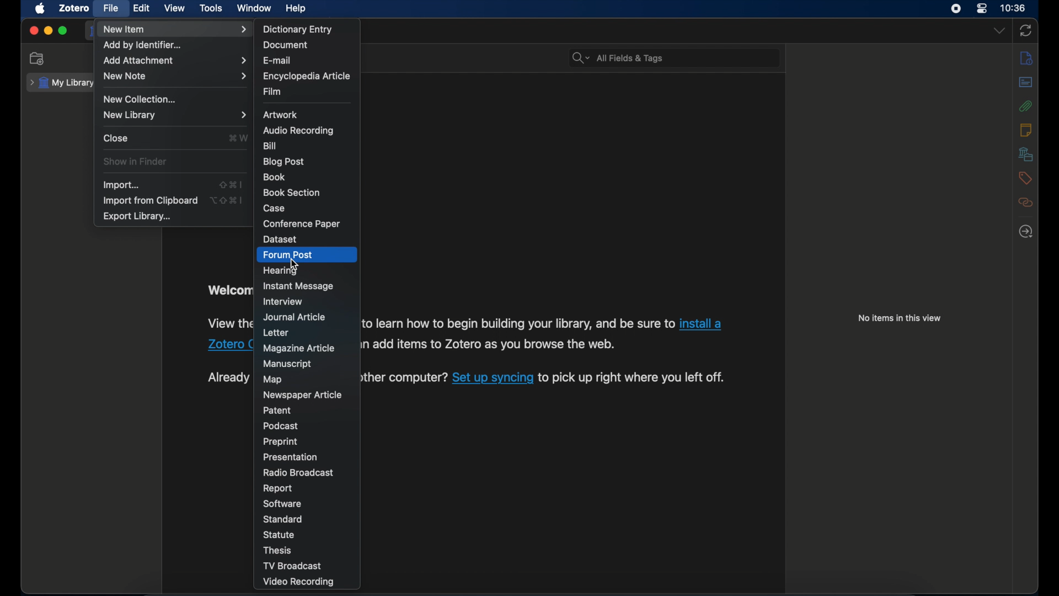  What do you see at coordinates (74, 8) in the screenshot?
I see `zotero` at bounding box center [74, 8].